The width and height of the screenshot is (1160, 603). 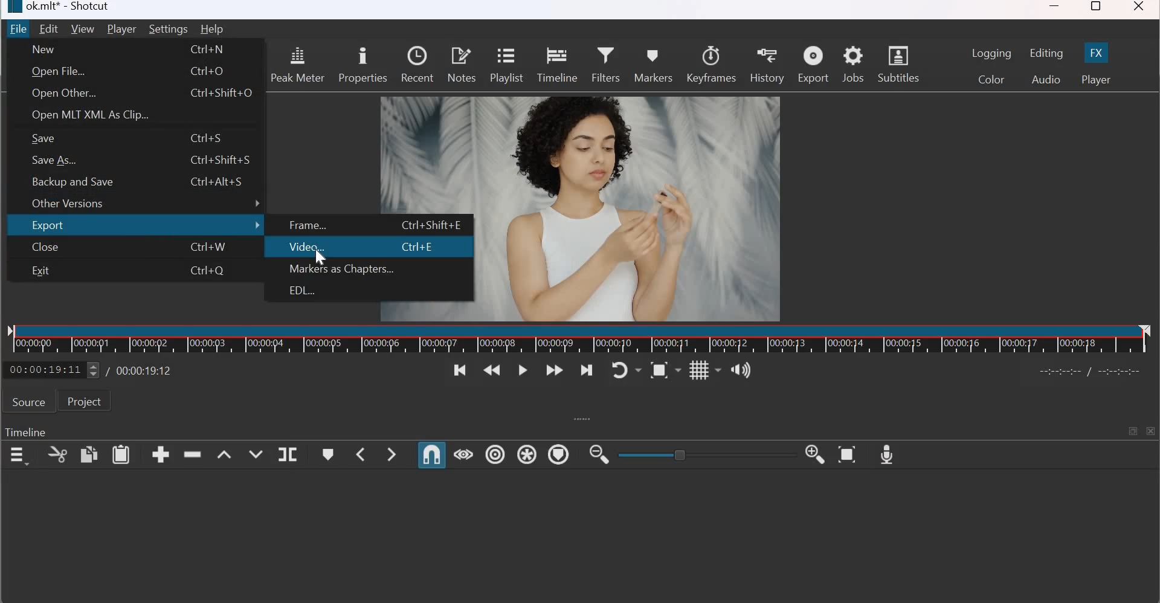 What do you see at coordinates (816, 455) in the screenshot?
I see `Zoom Timeline in` at bounding box center [816, 455].